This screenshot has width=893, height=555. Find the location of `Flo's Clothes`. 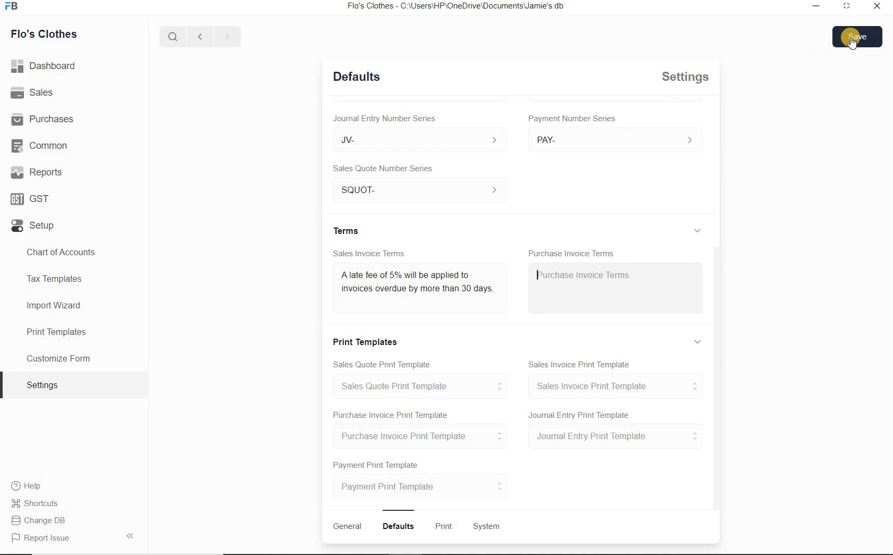

Flo's Clothes is located at coordinates (45, 33).